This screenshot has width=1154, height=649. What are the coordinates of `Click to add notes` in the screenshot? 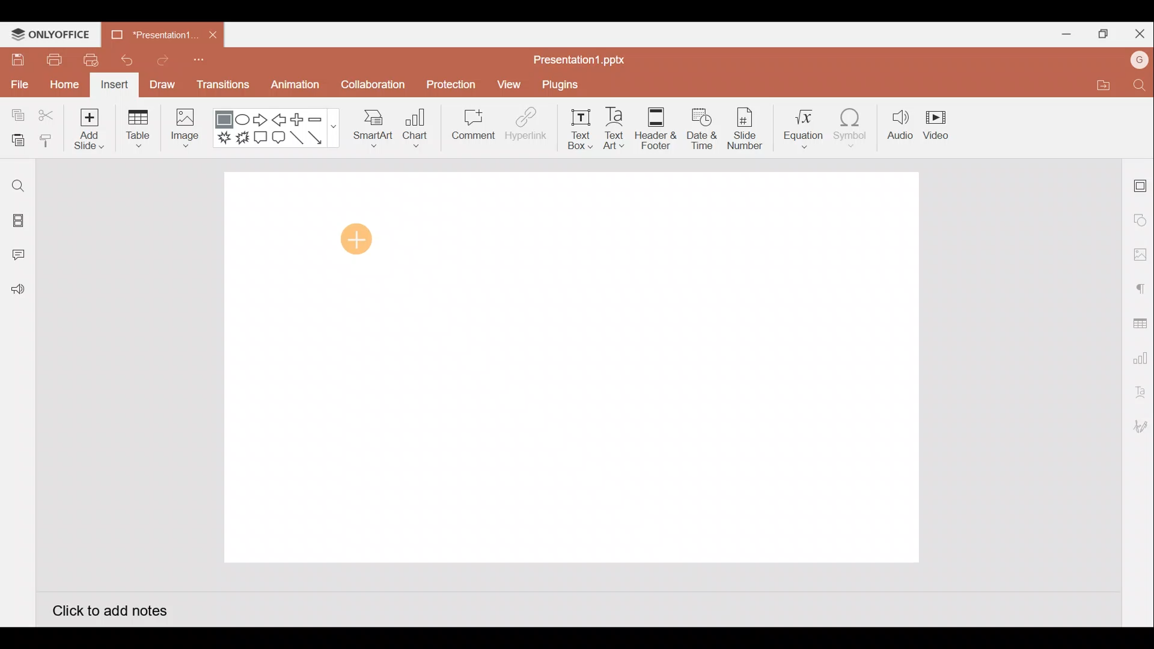 It's located at (109, 609).